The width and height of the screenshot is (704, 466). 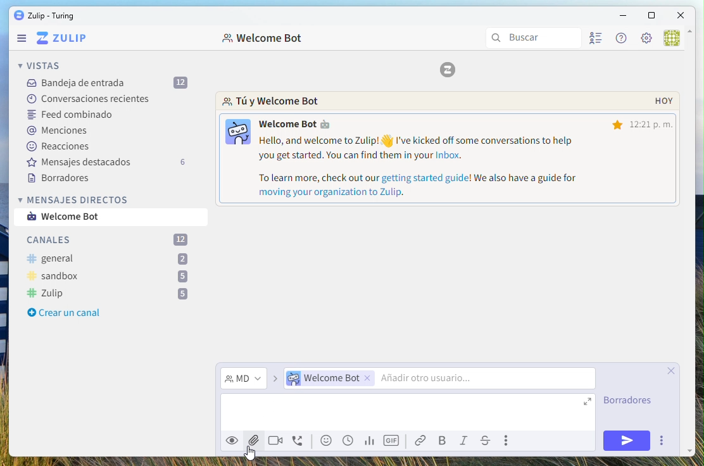 I want to click on Gif, so click(x=393, y=441).